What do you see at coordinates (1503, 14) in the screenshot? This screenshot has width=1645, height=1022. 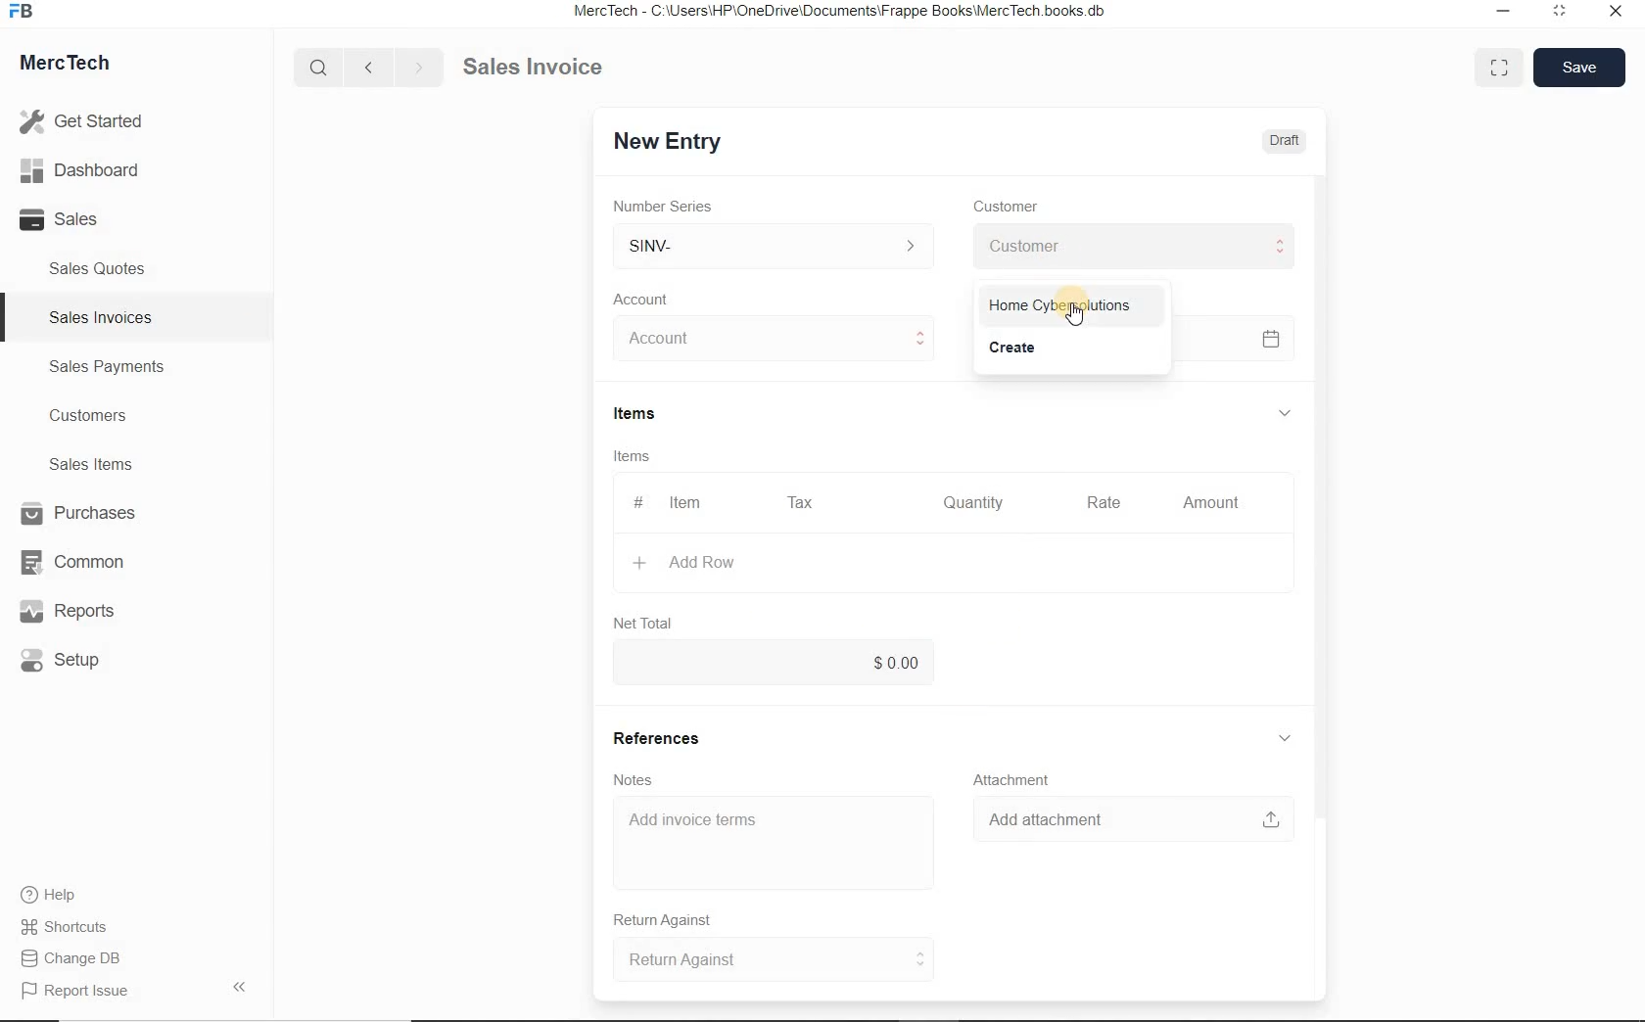 I see `Minimize` at bounding box center [1503, 14].